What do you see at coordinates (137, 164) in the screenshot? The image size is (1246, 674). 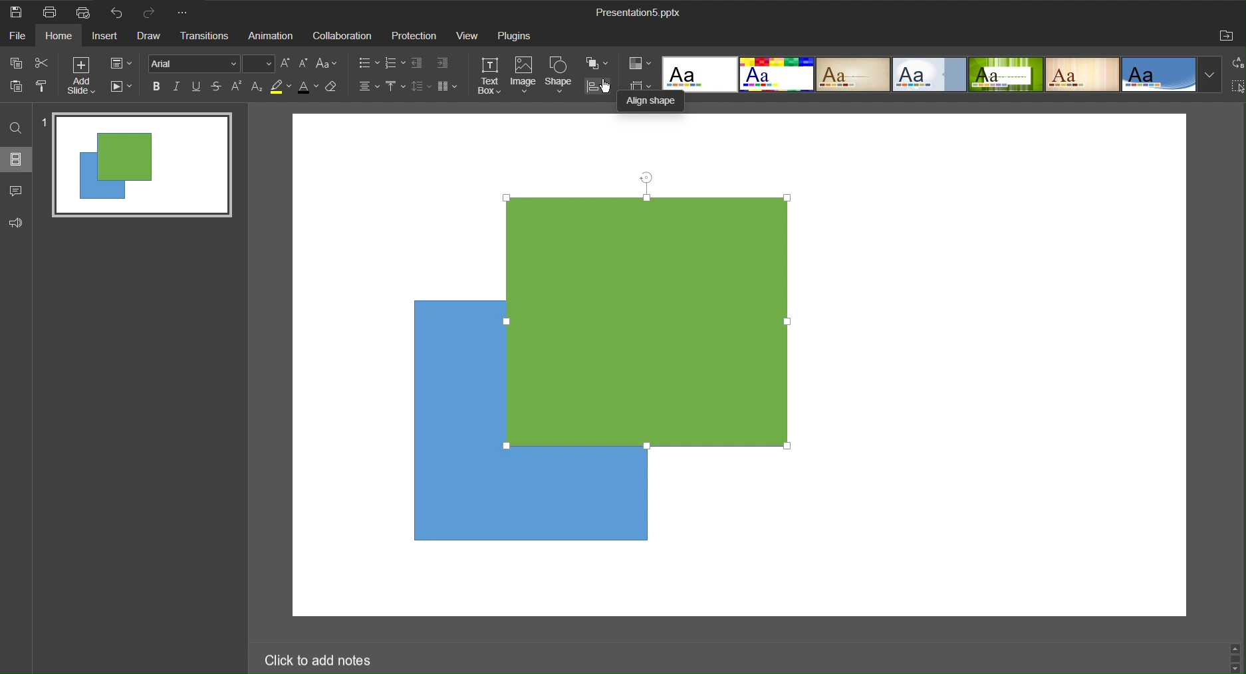 I see `Slide 1` at bounding box center [137, 164].